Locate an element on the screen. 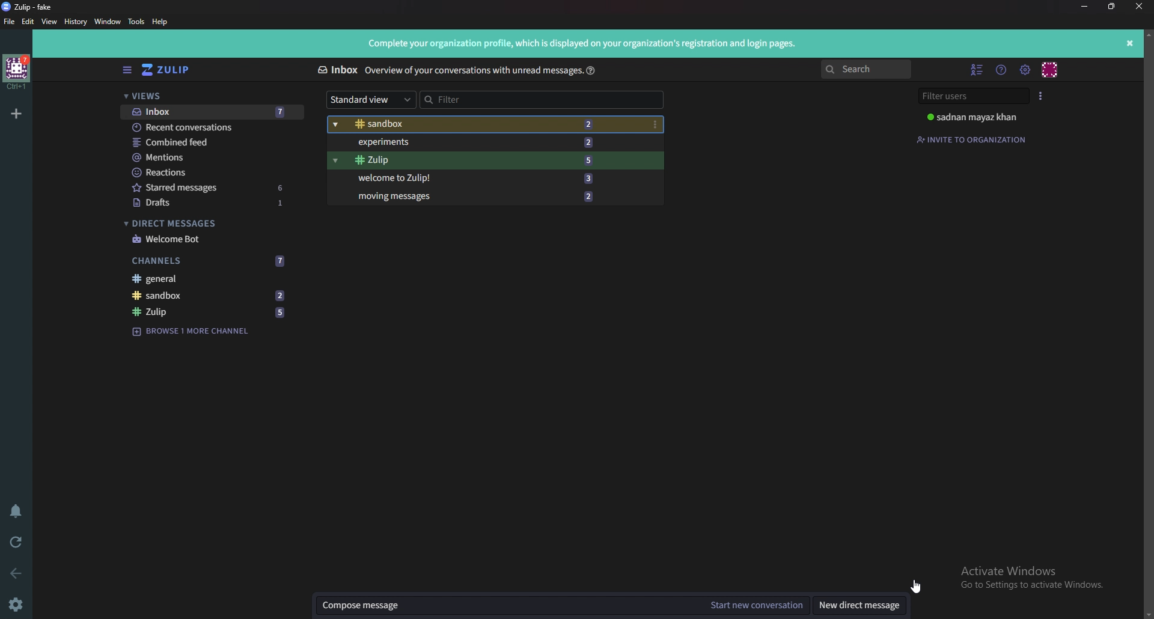 The width and height of the screenshot is (1154, 619). views is located at coordinates (207, 96).